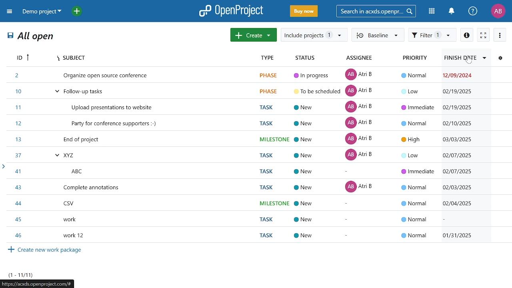 This screenshot has width=512, height=288. What do you see at coordinates (148, 58) in the screenshot?
I see `subject` at bounding box center [148, 58].